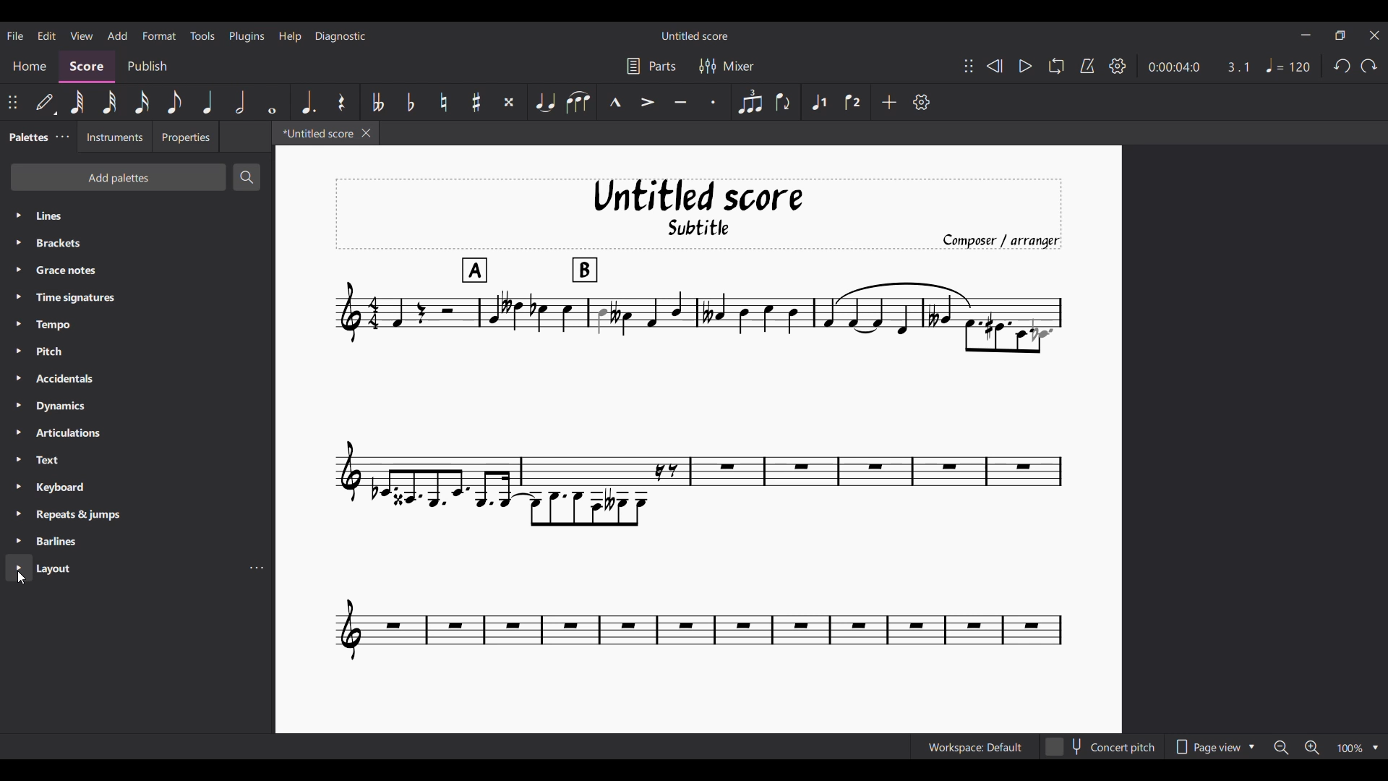  Describe the element at coordinates (142, 102) in the screenshot. I see `16th note` at that location.